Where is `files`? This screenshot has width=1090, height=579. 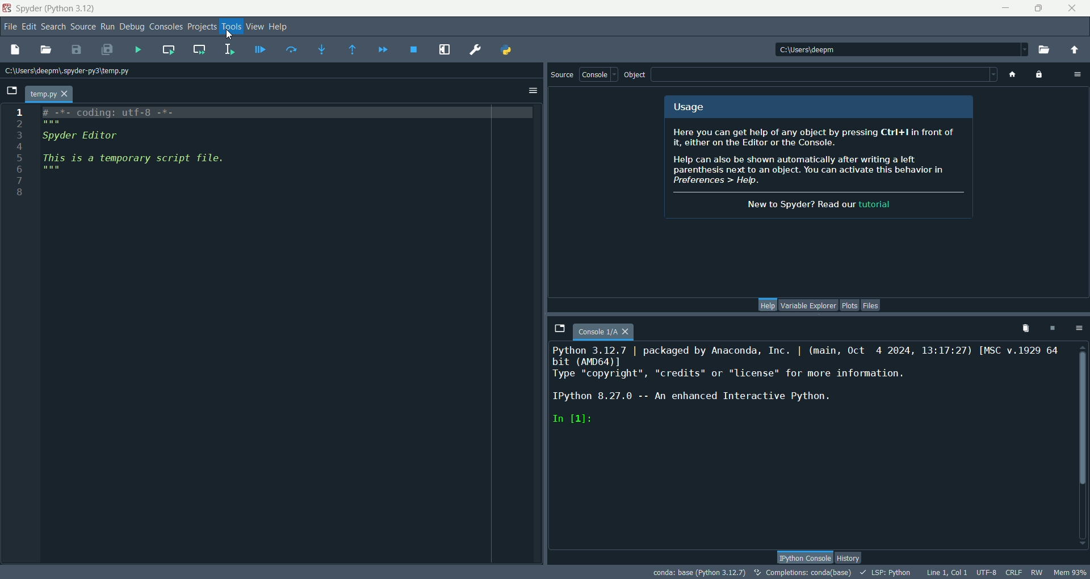 files is located at coordinates (871, 305).